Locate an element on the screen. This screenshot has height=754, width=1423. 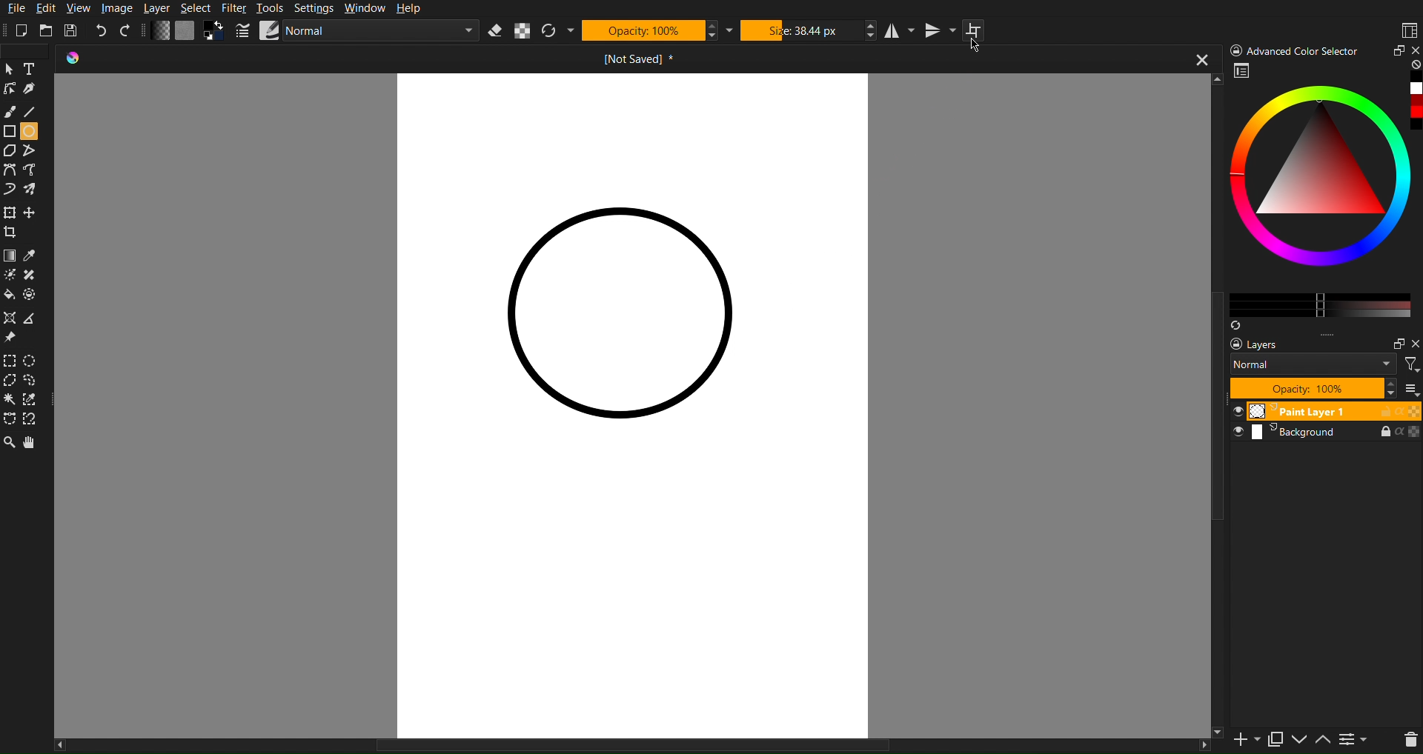
Edit is located at coordinates (49, 9).